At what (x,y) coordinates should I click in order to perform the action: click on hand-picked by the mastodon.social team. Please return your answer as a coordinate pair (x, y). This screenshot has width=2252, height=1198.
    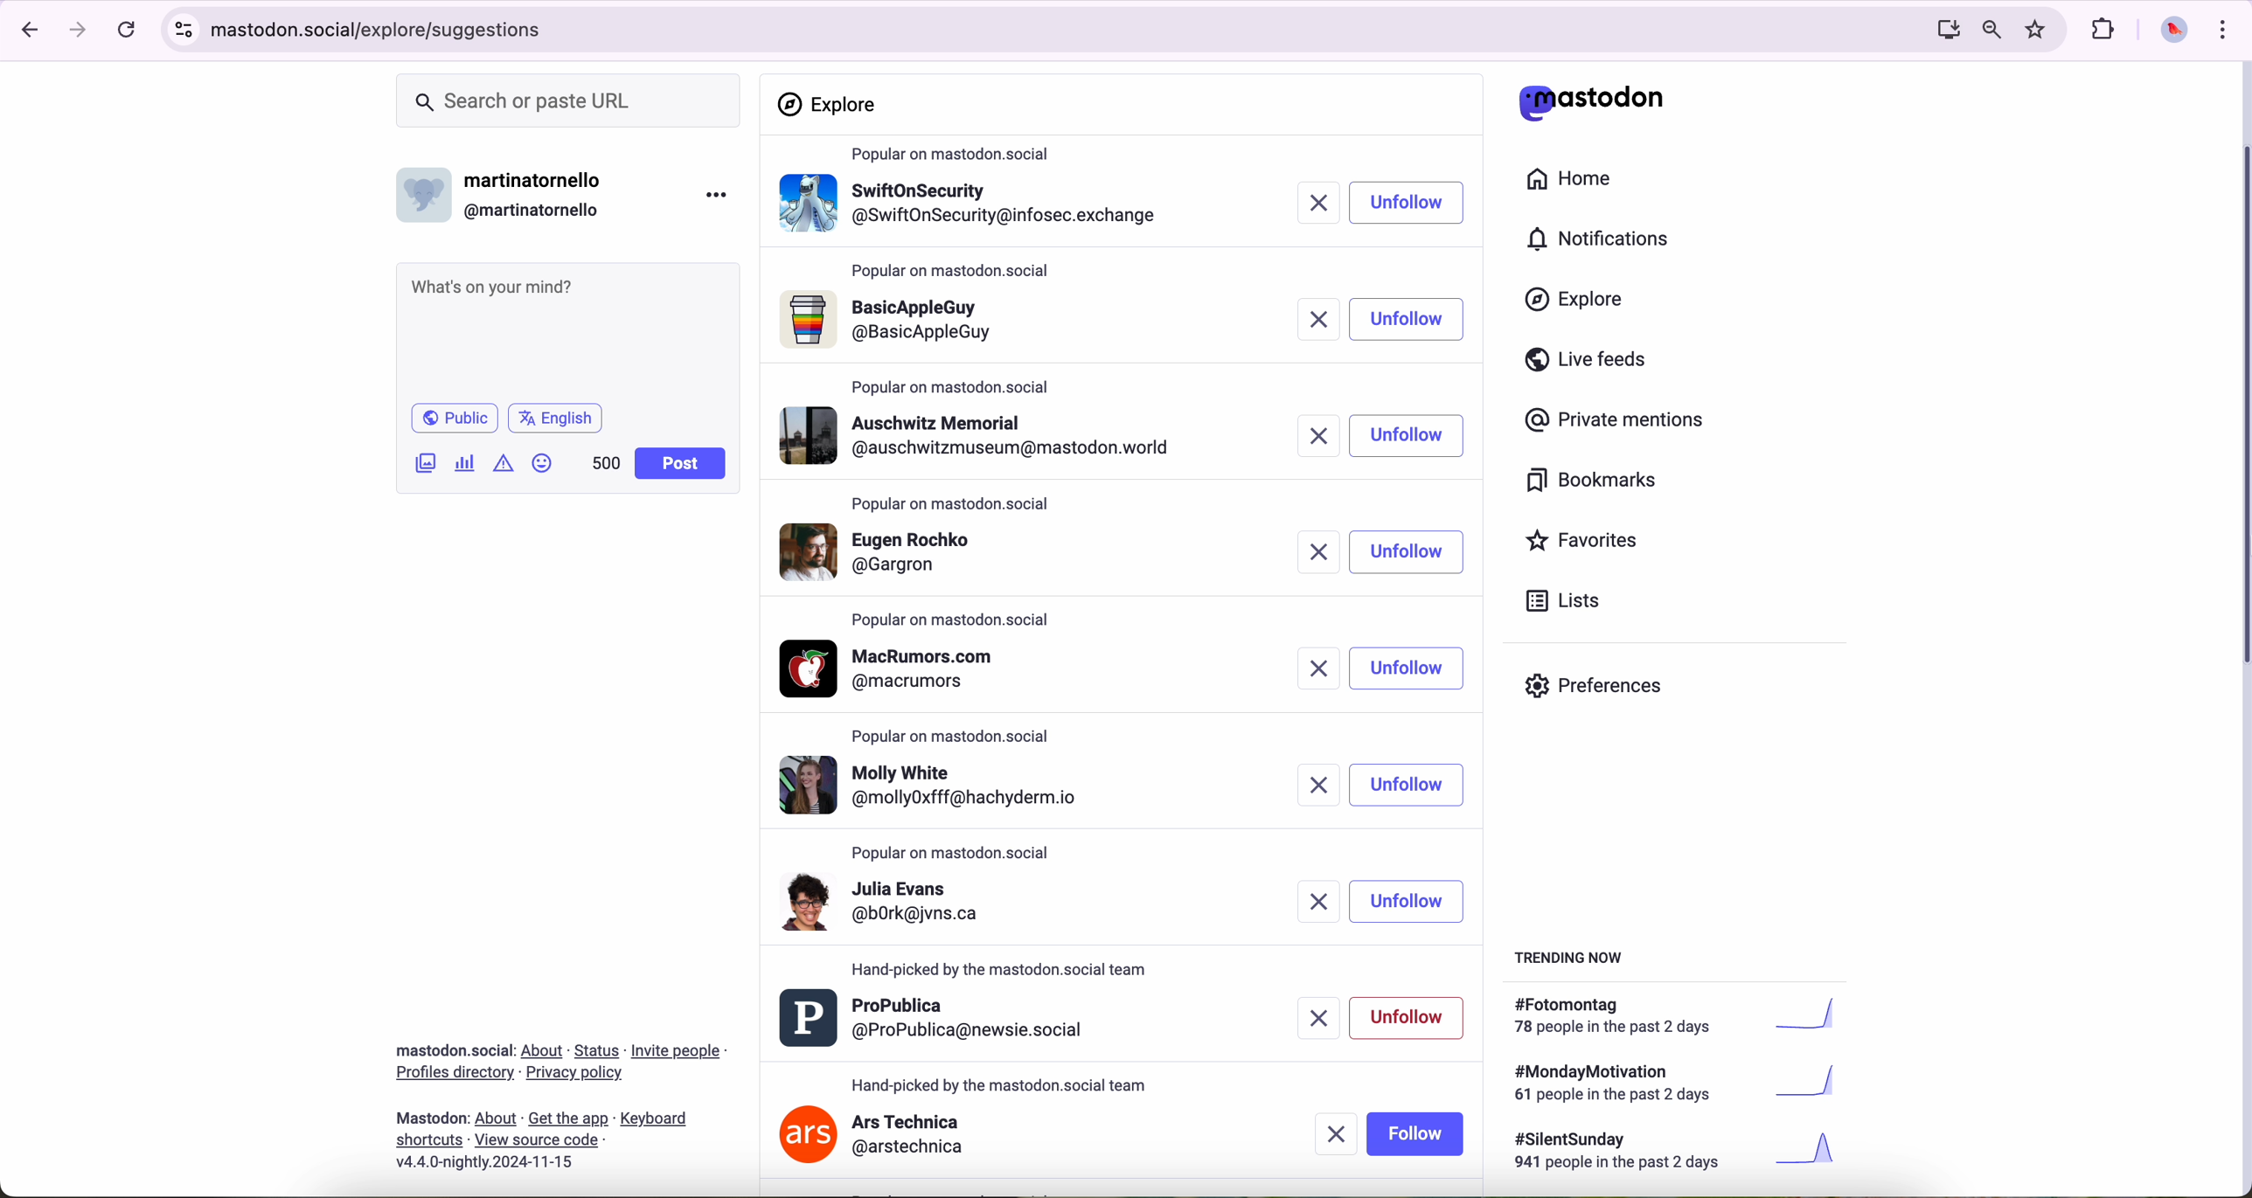
    Looking at the image, I should click on (1001, 1083).